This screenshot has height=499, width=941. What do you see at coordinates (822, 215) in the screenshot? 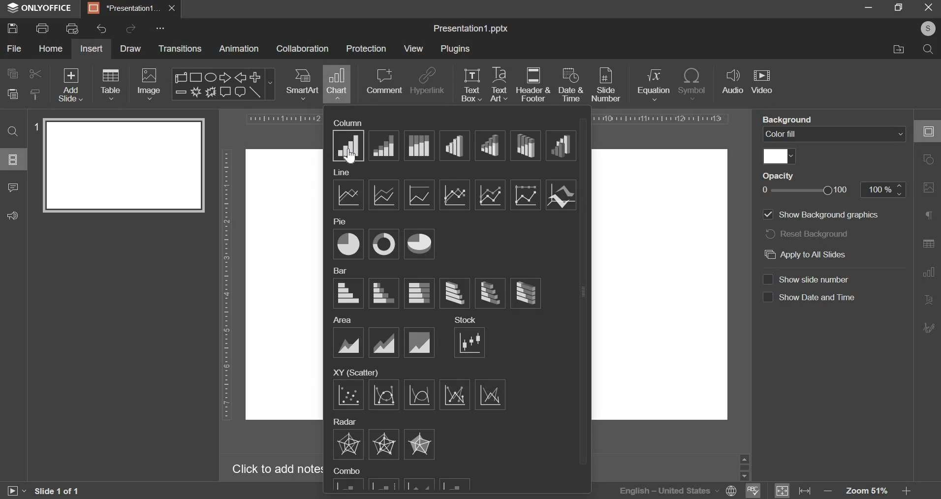
I see `show background graphics` at bounding box center [822, 215].